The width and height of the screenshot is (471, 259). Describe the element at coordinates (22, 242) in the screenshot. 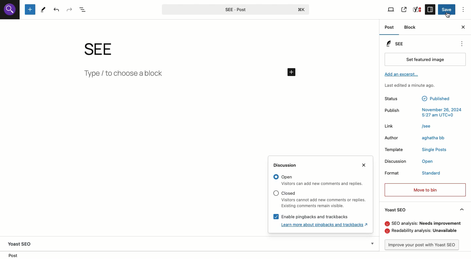

I see `Yoast SEO` at that location.